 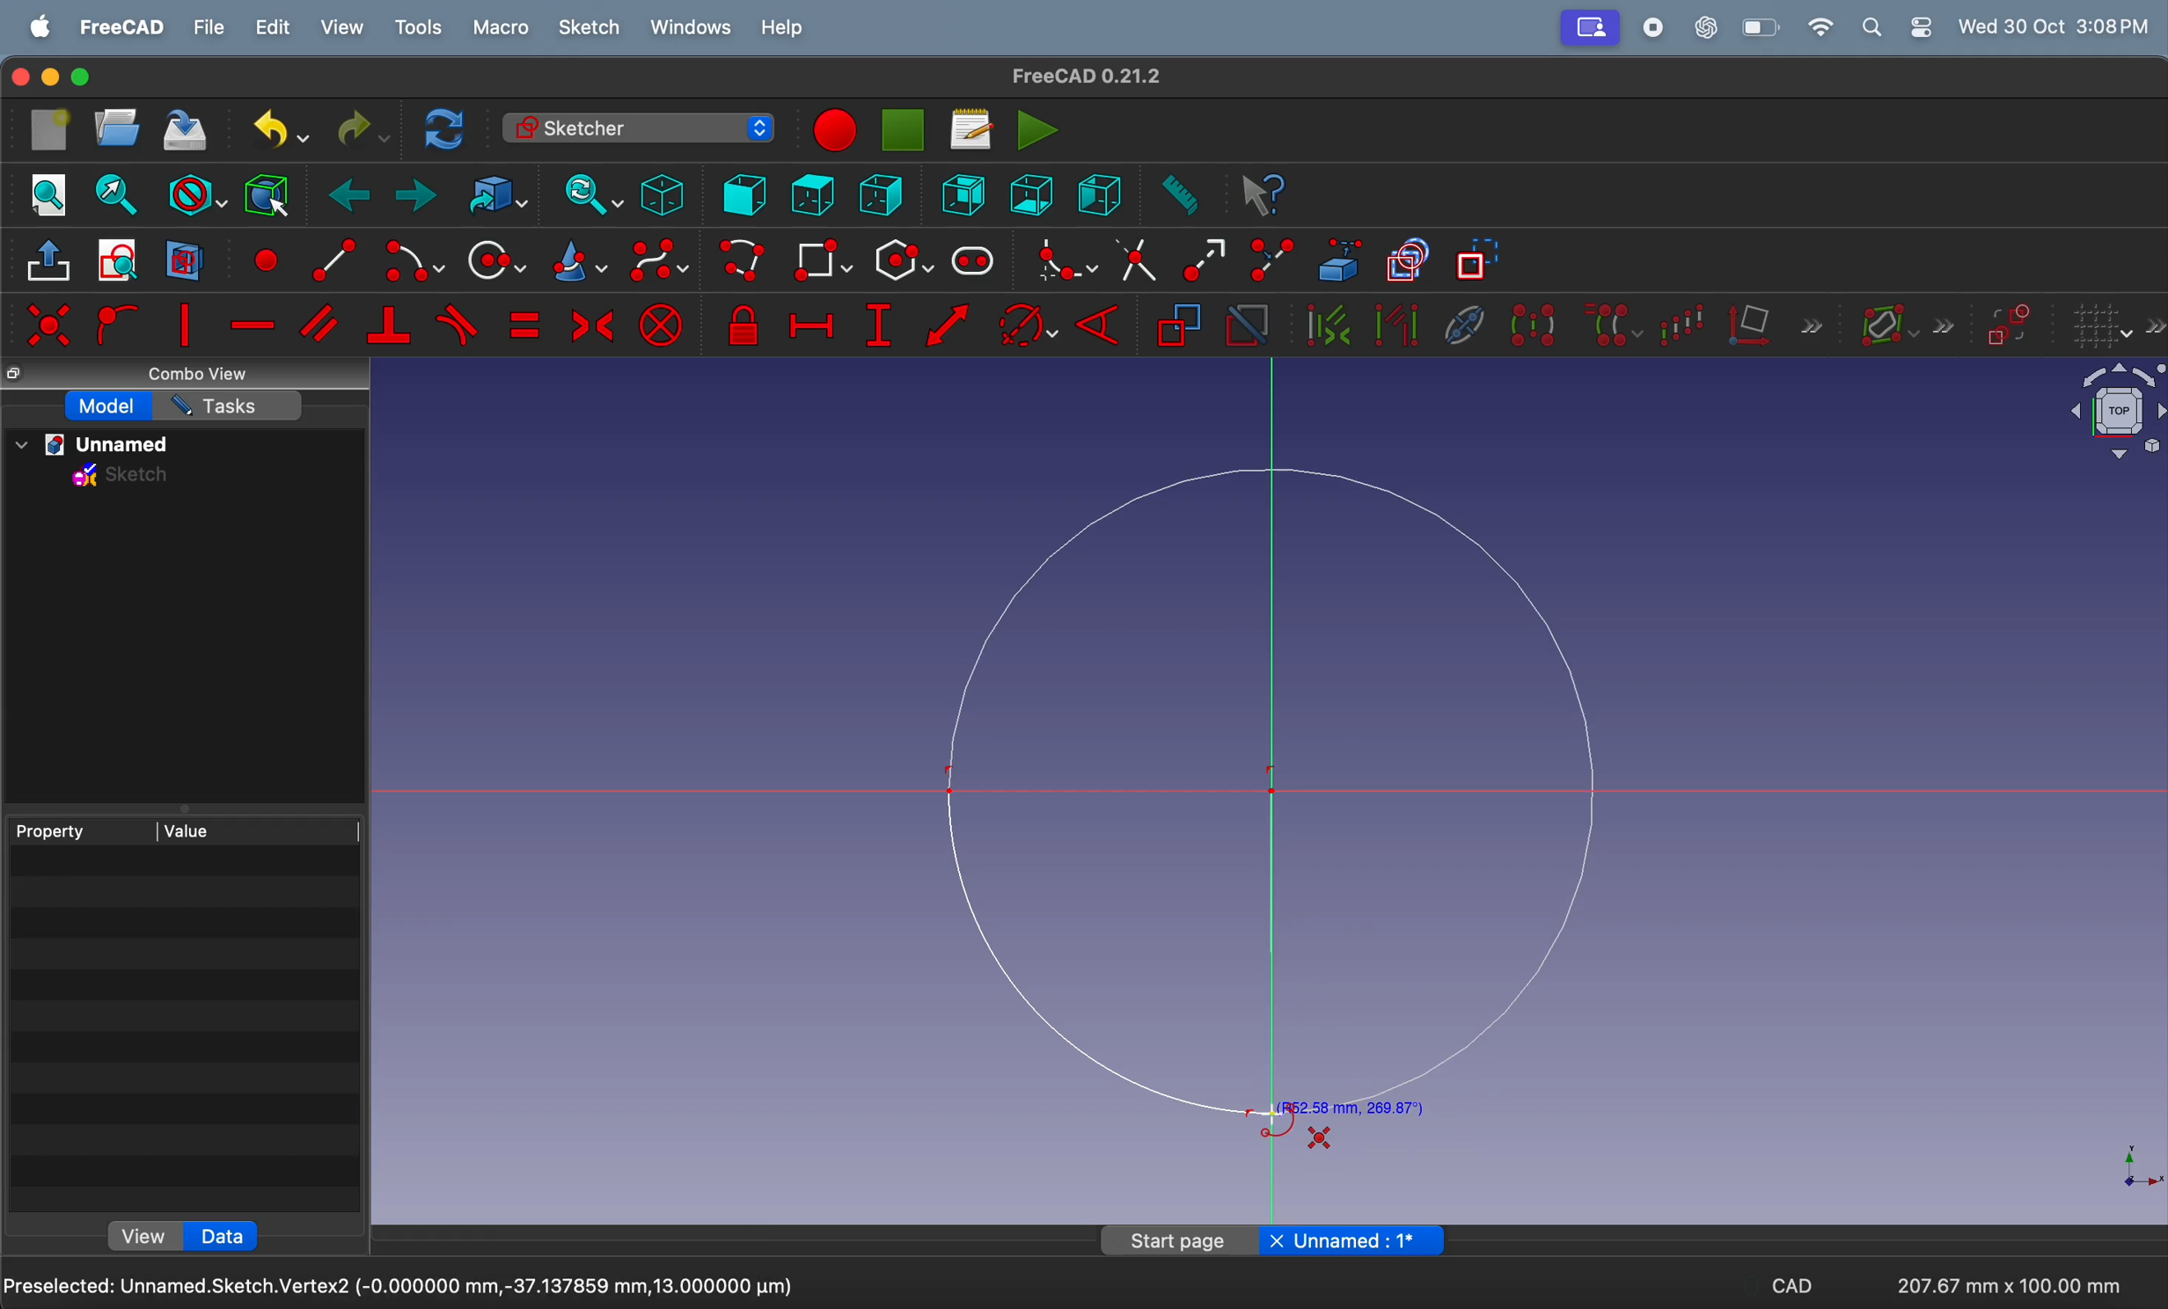 I want to click on save, so click(x=187, y=133).